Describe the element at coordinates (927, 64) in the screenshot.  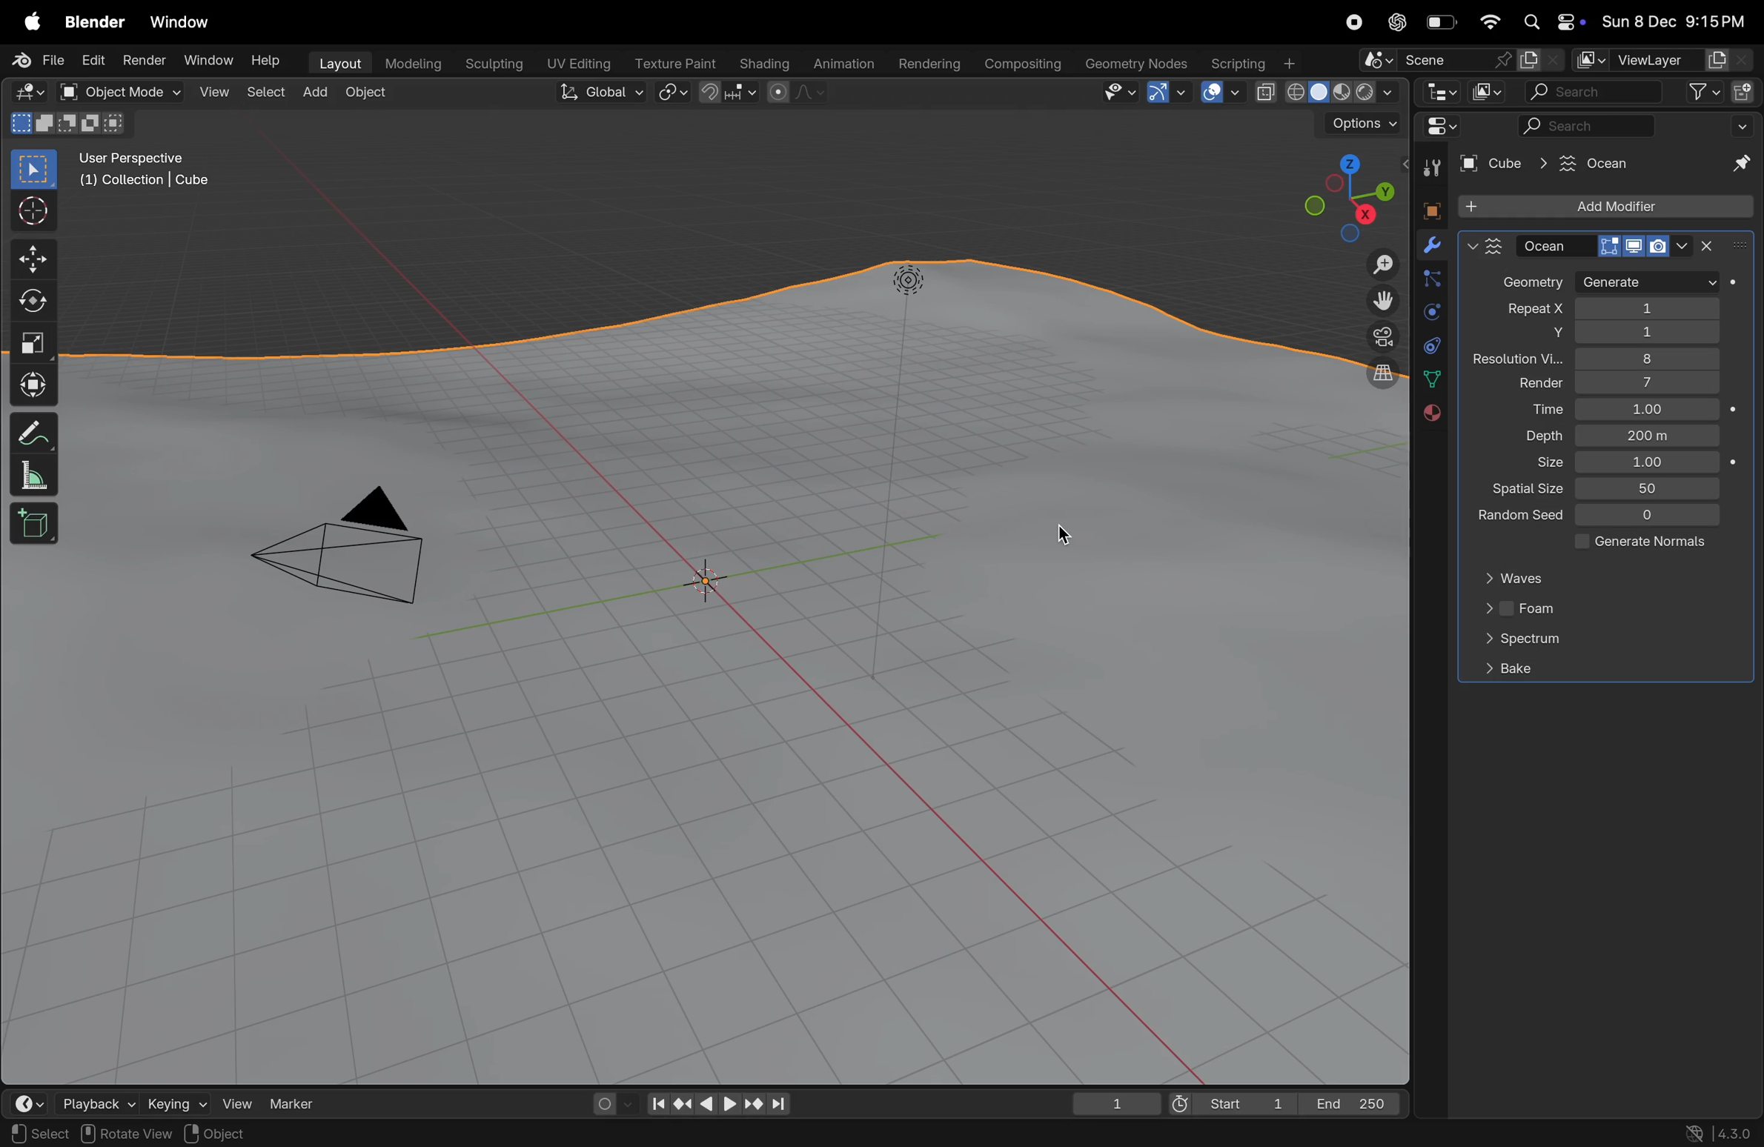
I see `rendering` at that location.